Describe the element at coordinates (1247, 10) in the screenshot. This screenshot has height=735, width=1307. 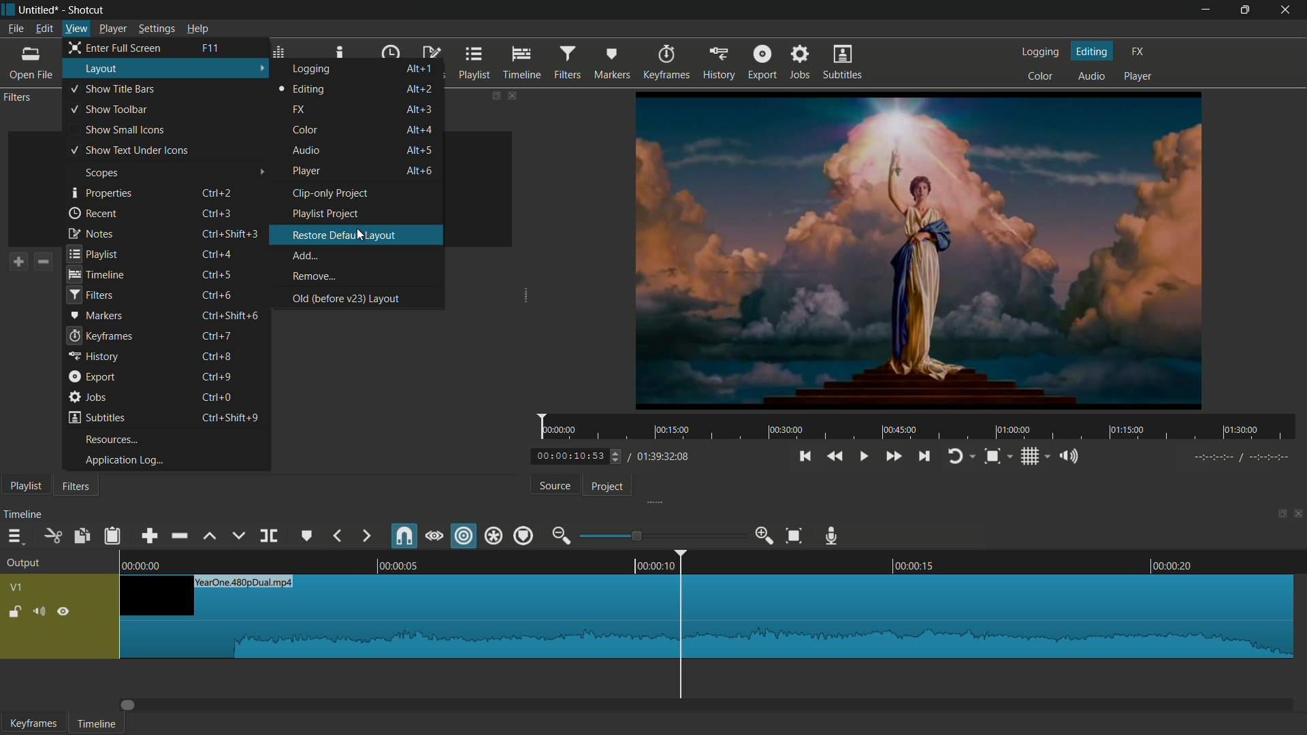
I see `maximize` at that location.